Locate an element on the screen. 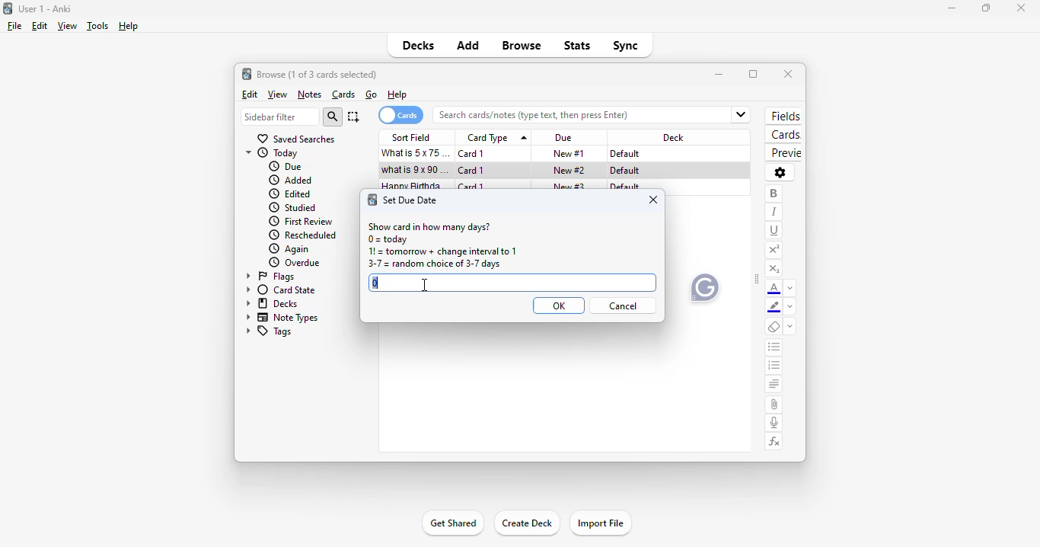 The image size is (1040, 547). fields is located at coordinates (783, 116).